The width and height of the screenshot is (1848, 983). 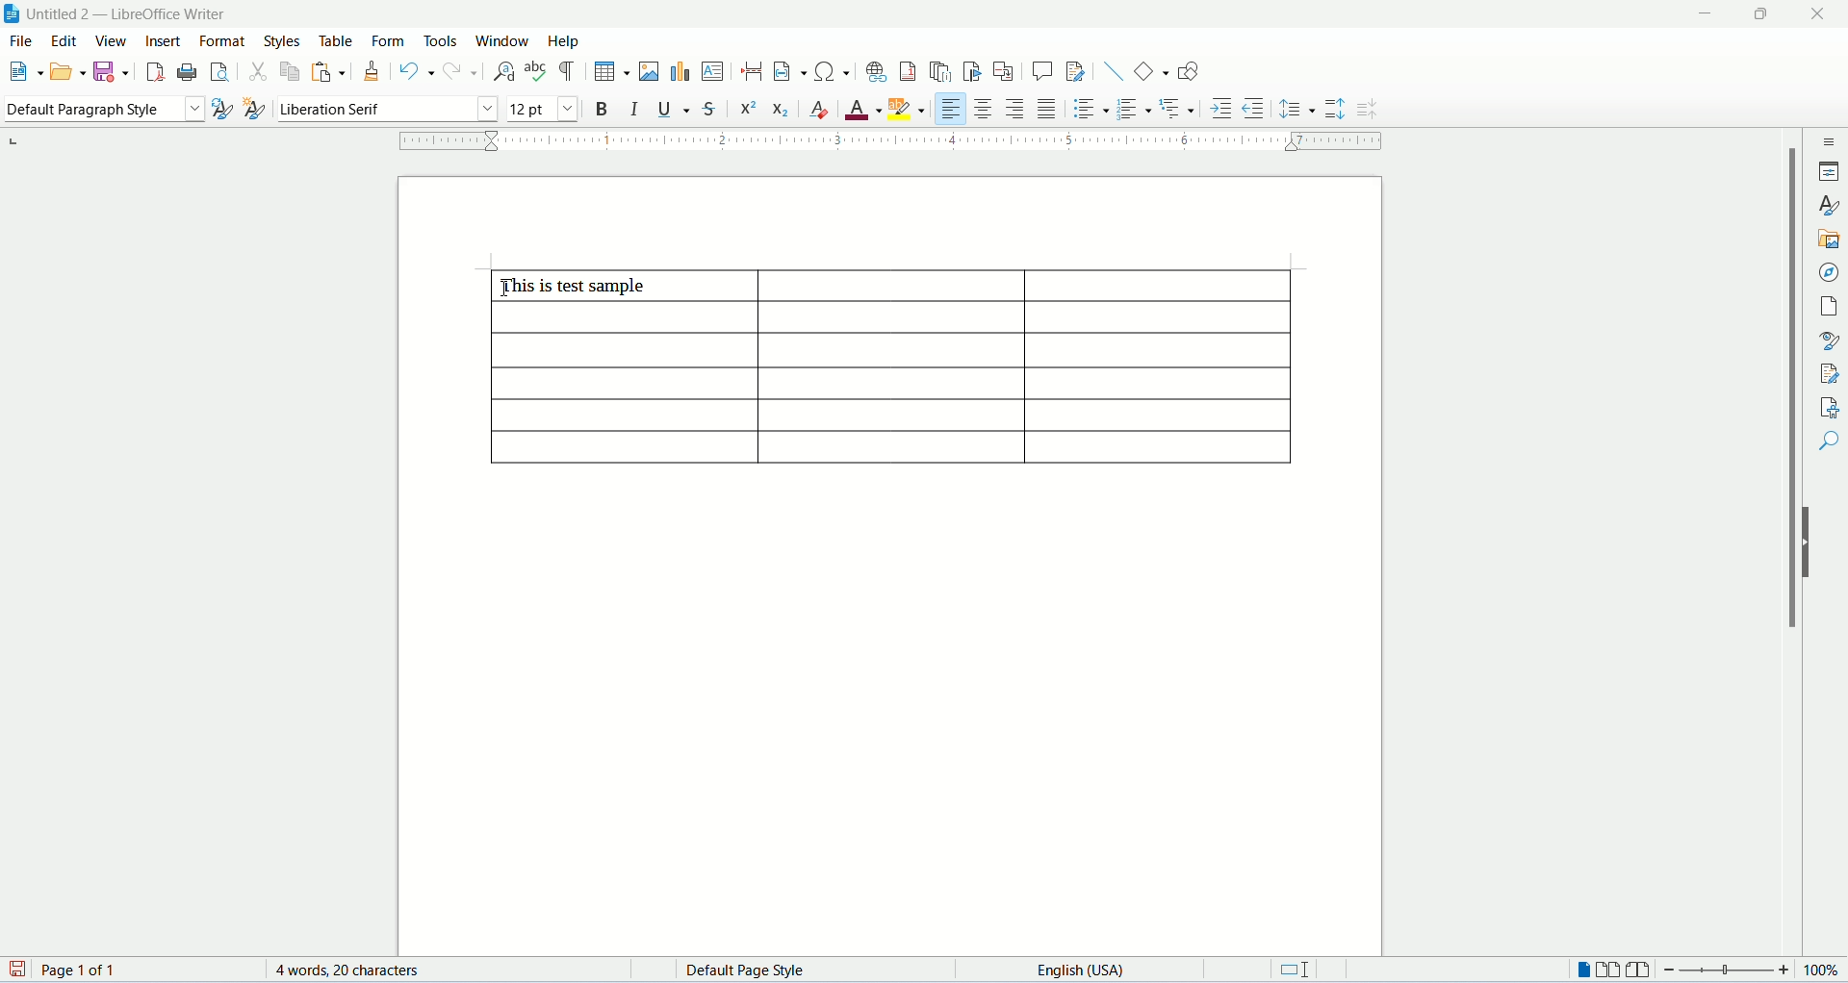 I want to click on export as pdf, so click(x=155, y=71).